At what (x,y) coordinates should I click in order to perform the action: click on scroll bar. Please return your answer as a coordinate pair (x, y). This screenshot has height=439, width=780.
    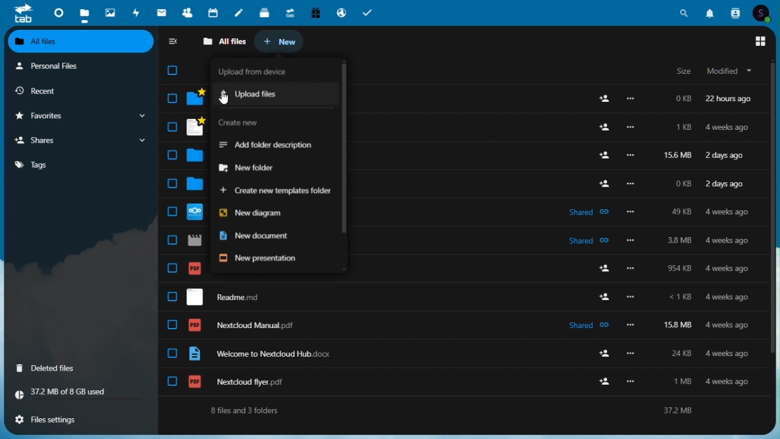
    Looking at the image, I should click on (771, 210).